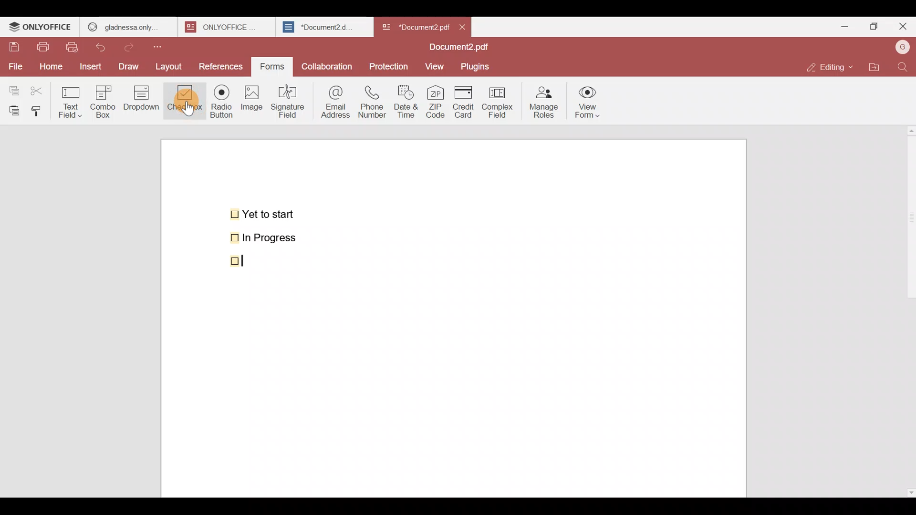 This screenshot has height=515, width=916. What do you see at coordinates (902, 28) in the screenshot?
I see `Close` at bounding box center [902, 28].